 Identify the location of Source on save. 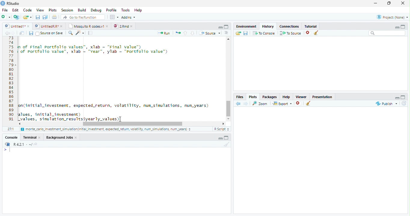
(50, 33).